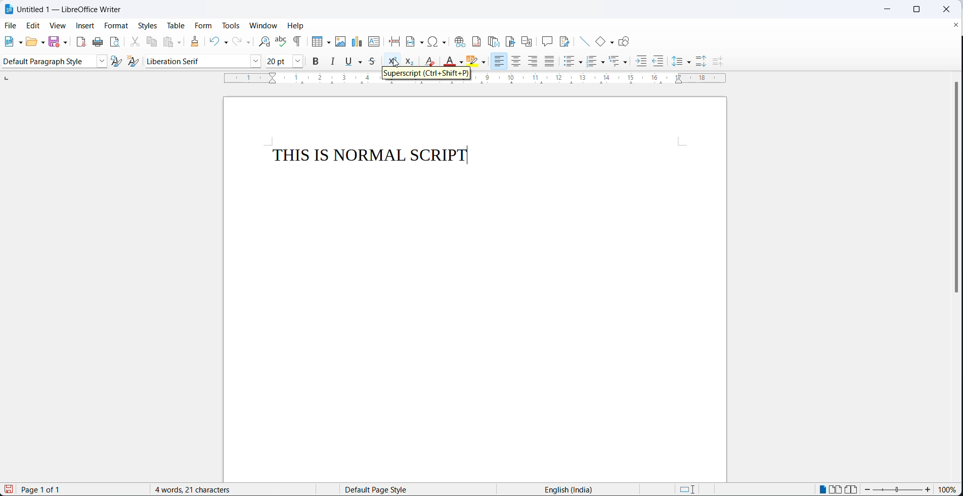 The image size is (963, 496). I want to click on basic shapes, so click(596, 40).